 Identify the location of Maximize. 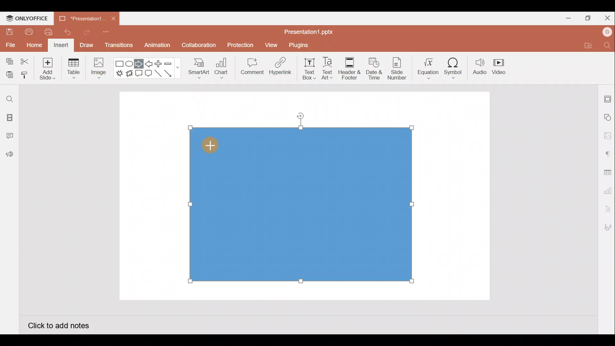
(586, 18).